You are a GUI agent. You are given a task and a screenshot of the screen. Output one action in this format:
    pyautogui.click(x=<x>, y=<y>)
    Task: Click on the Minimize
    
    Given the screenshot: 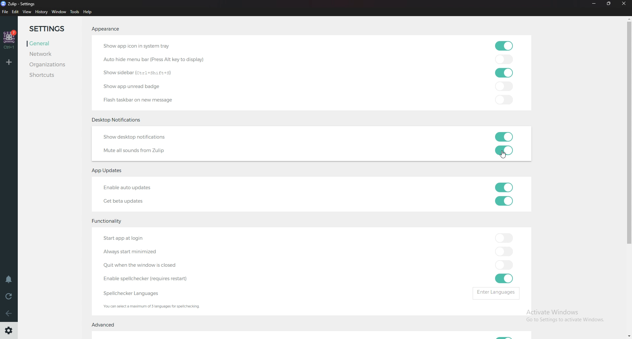 What is the action you would take?
    pyautogui.click(x=593, y=4)
    